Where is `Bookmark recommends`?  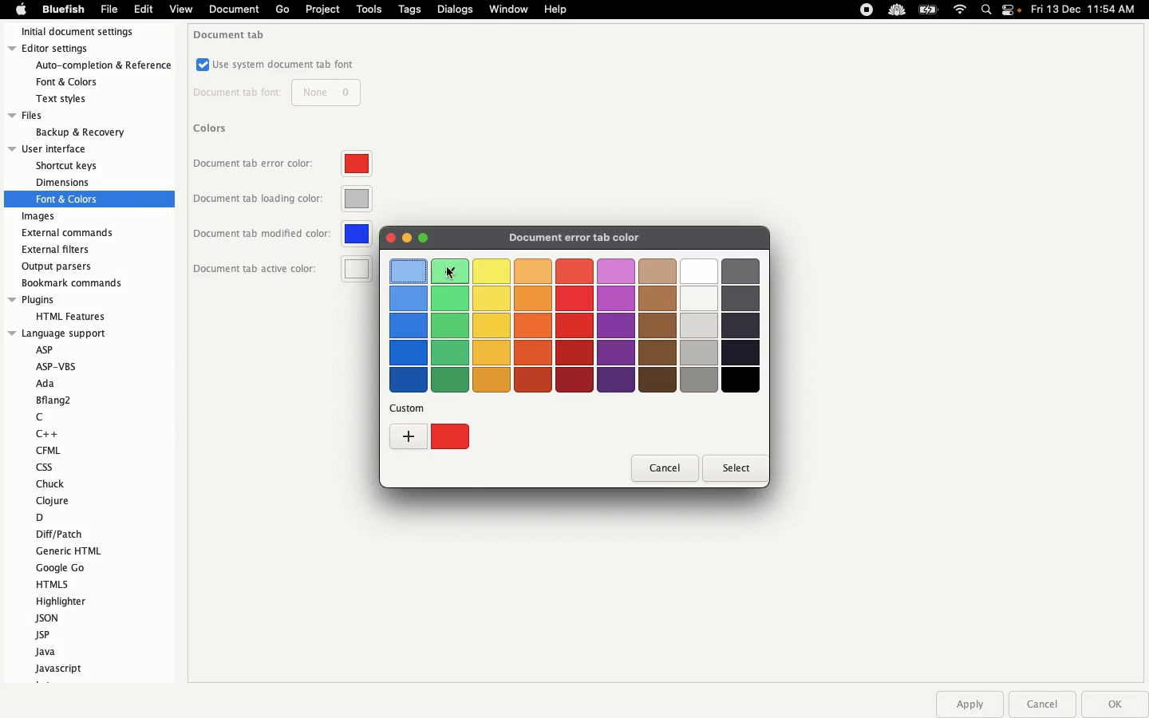
Bookmark recommends is located at coordinates (73, 282).